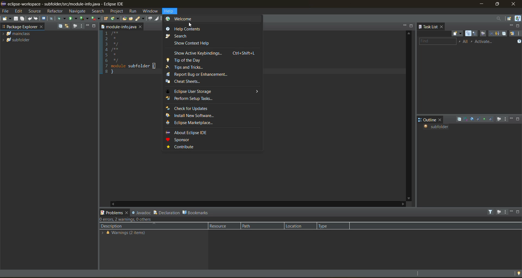 This screenshot has height=278, width=522. I want to click on outline, so click(428, 119).